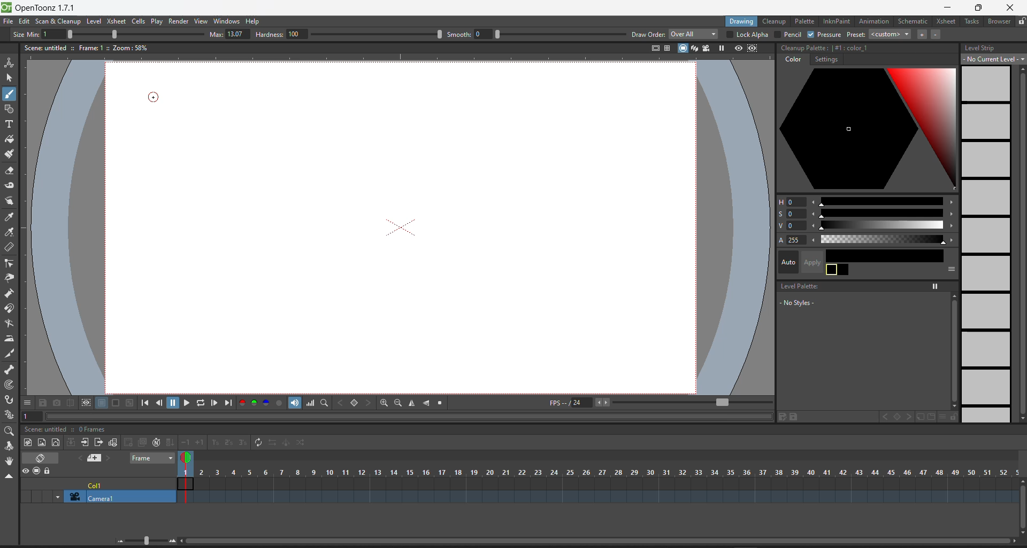  Describe the element at coordinates (923, 417) in the screenshot. I see `new style` at that location.